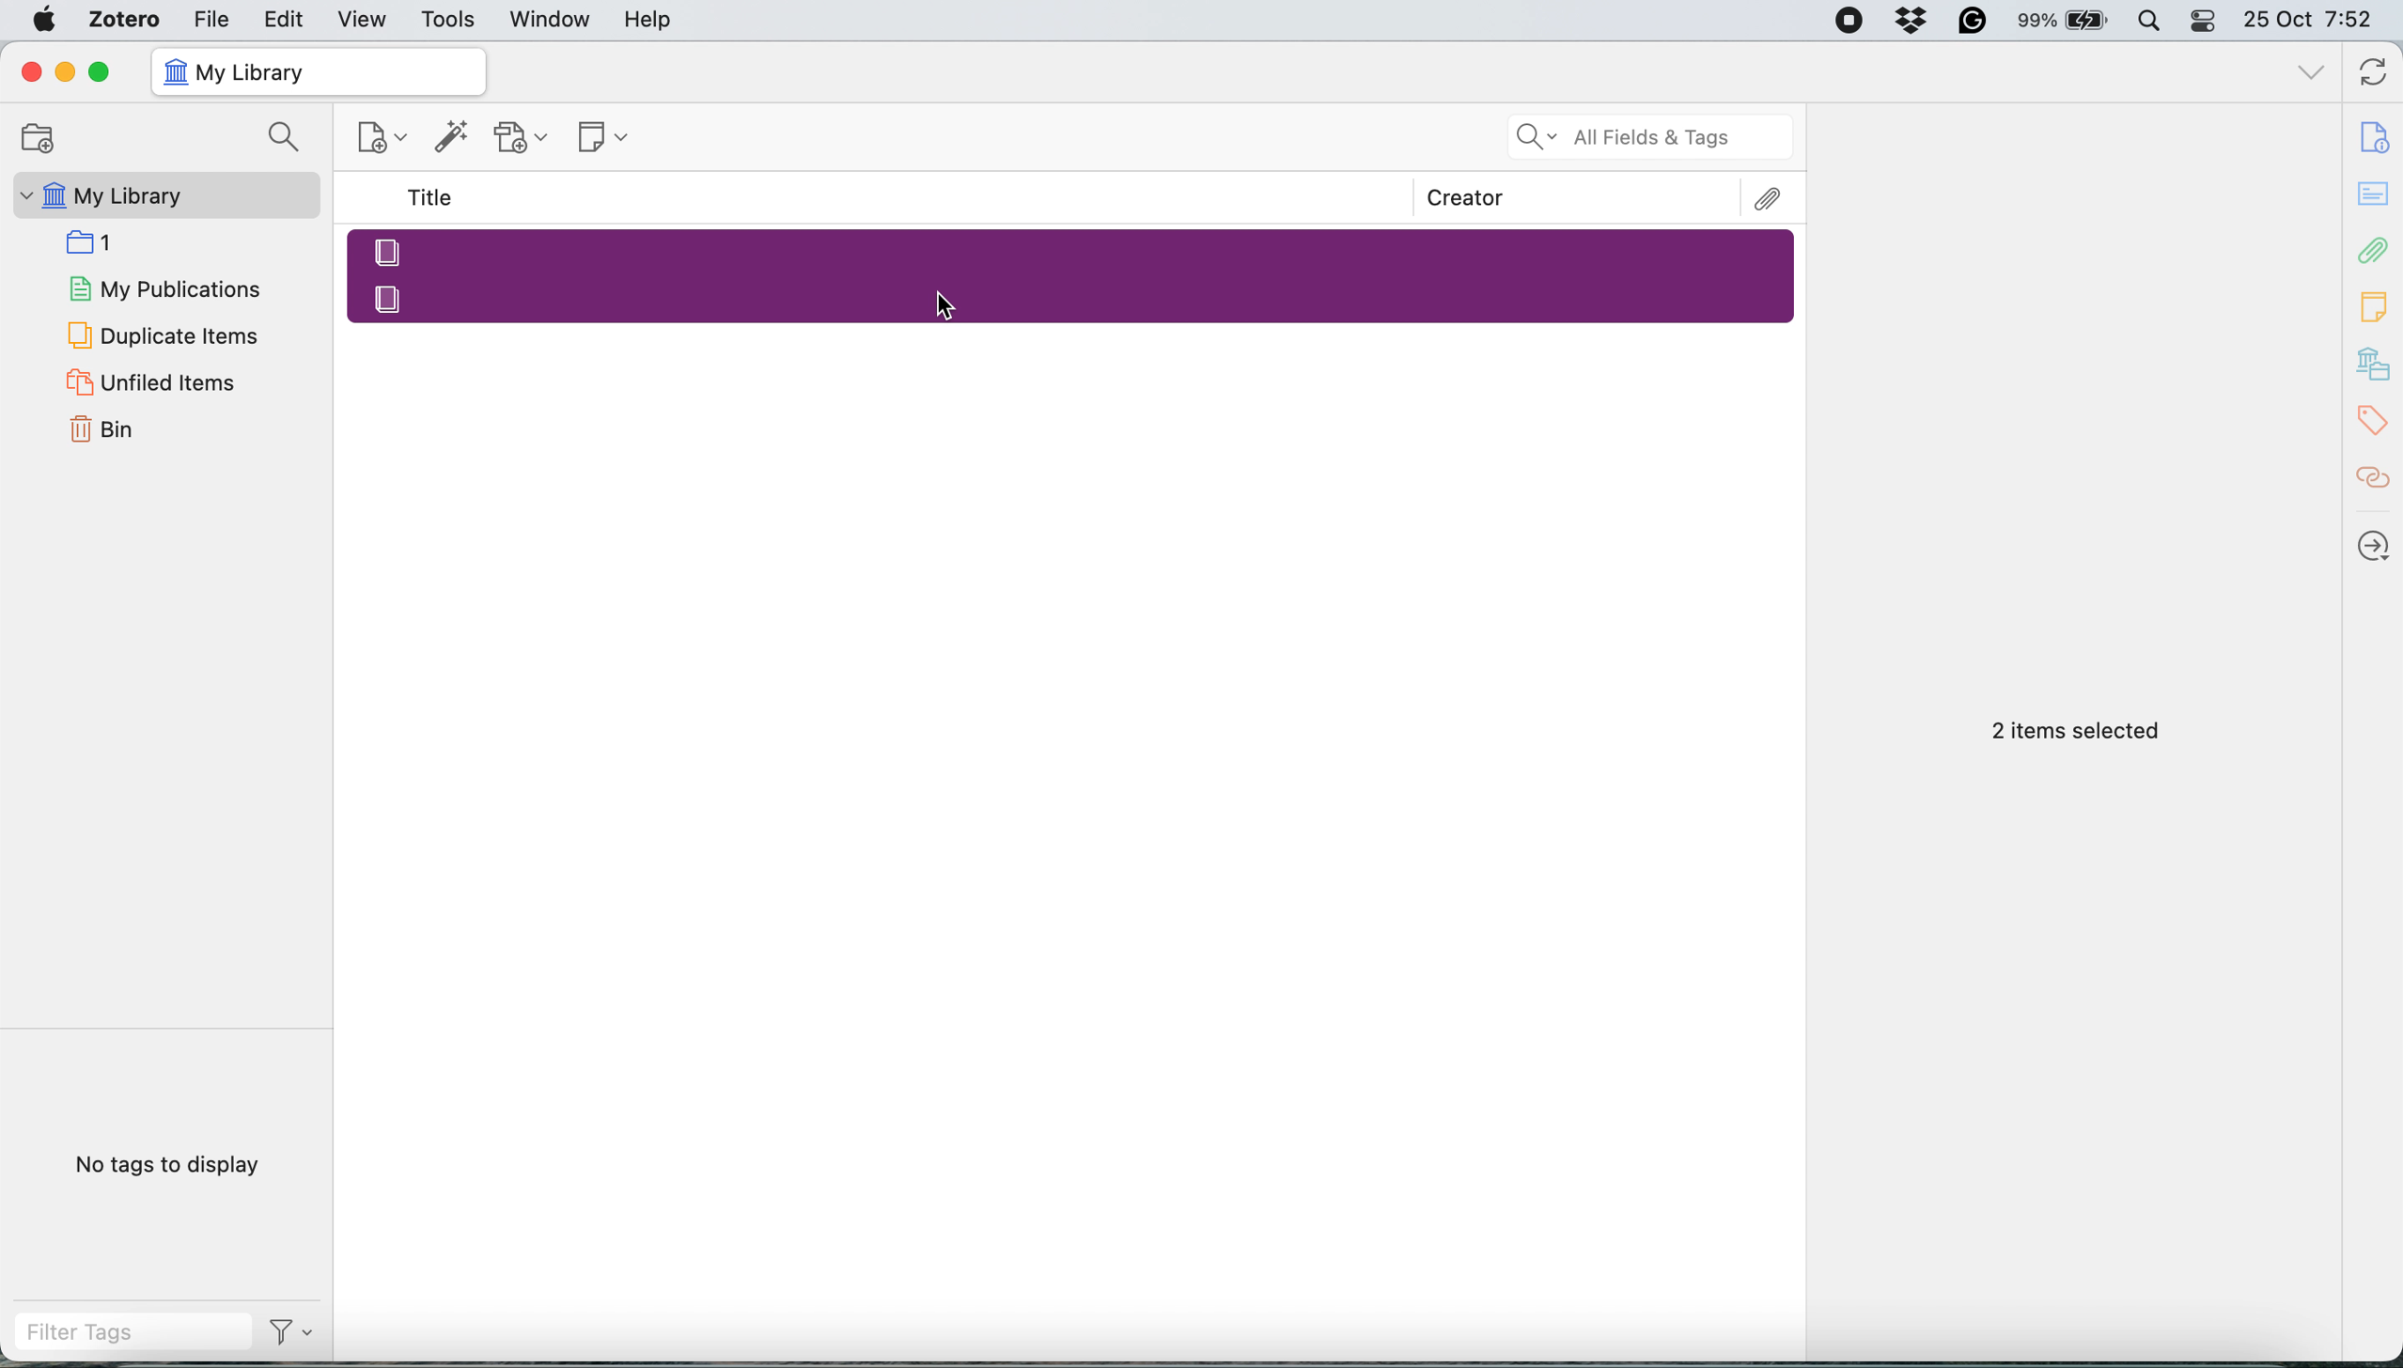 Image resolution: width=2403 pixels, height=1368 pixels. Describe the element at coordinates (174, 1169) in the screenshot. I see `No tags to display` at that location.